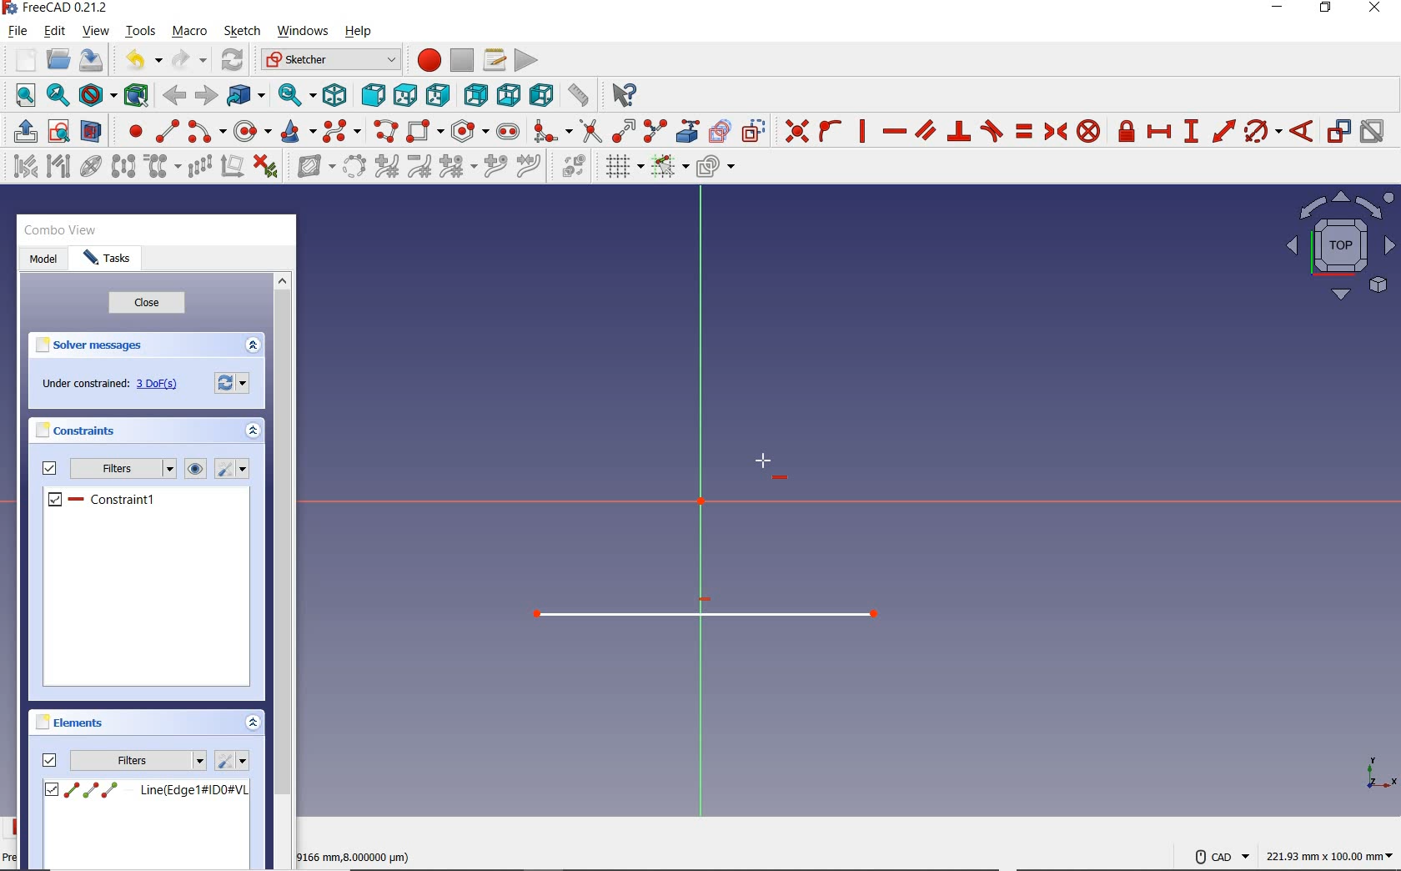  I want to click on TOGGLE SNAP, so click(669, 168).